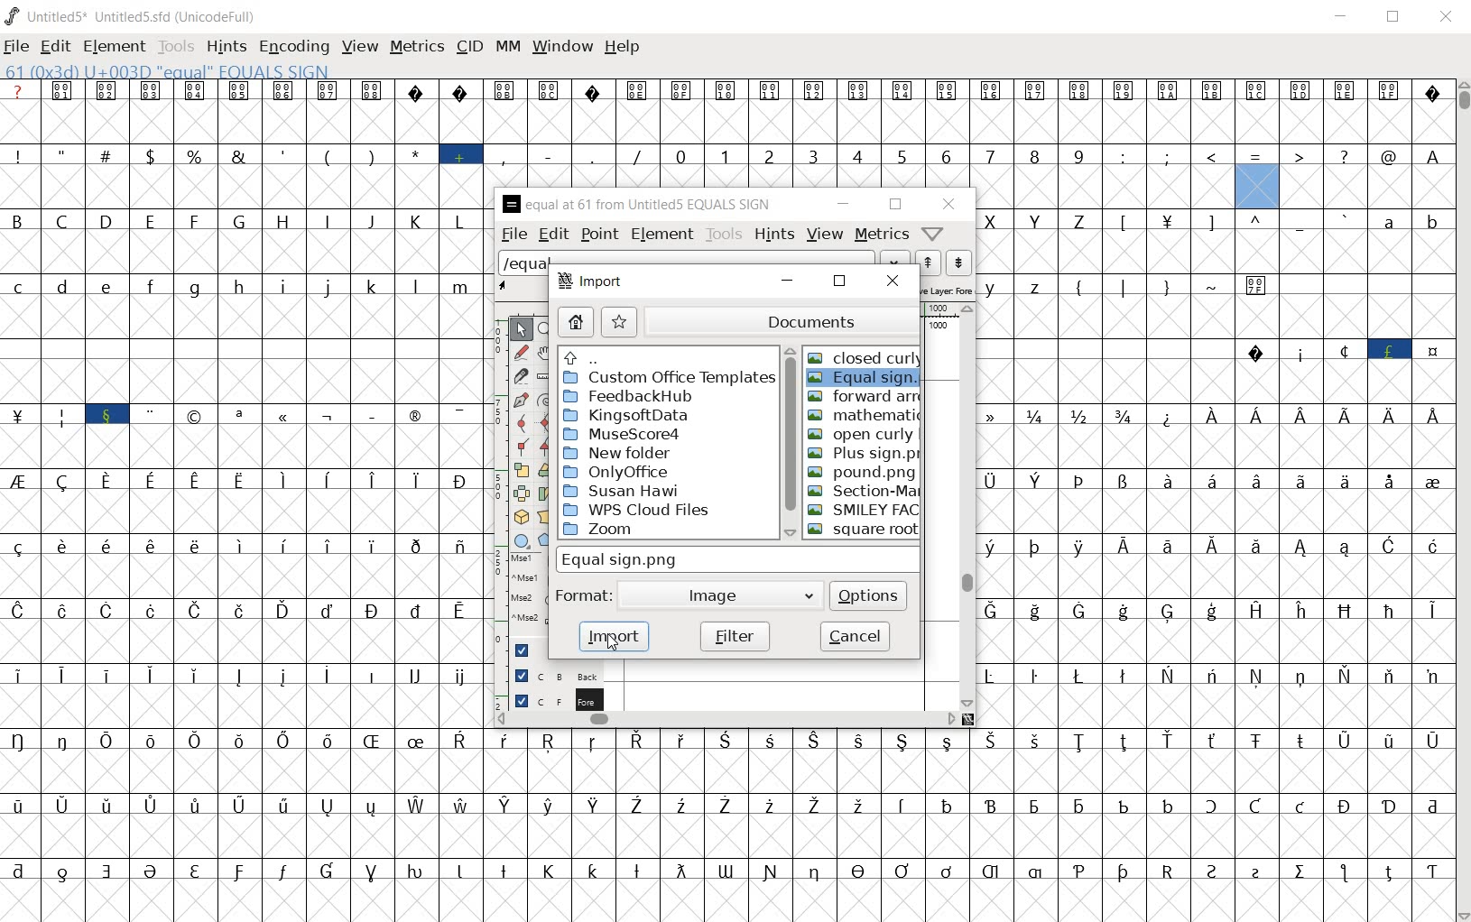  What do you see at coordinates (950, 205) in the screenshot?
I see `close` at bounding box center [950, 205].